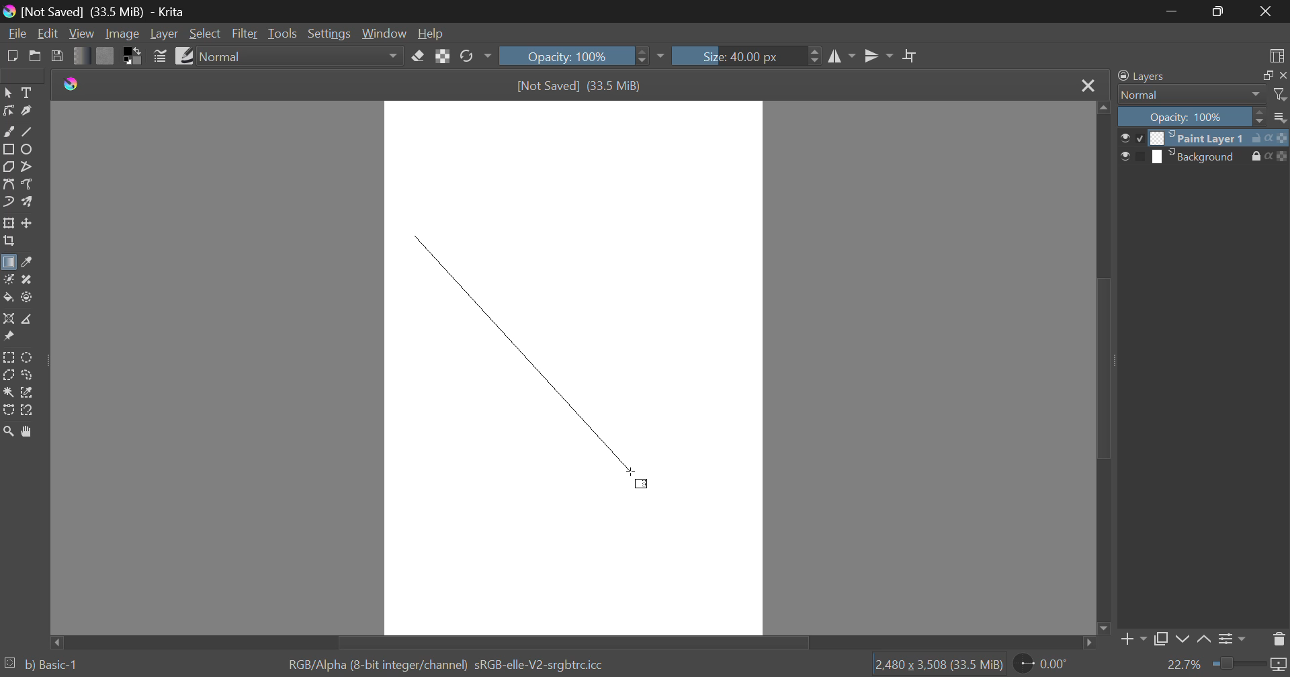  Describe the element at coordinates (431, 33) in the screenshot. I see `Help` at that location.